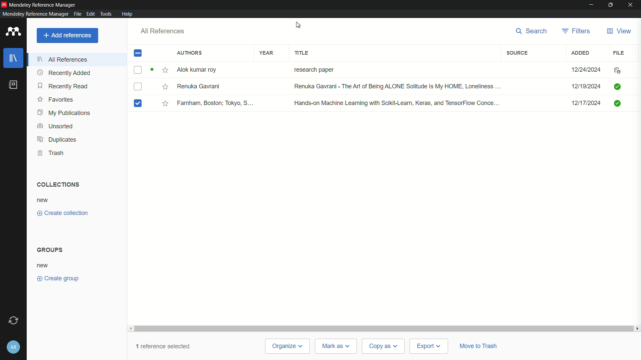  I want to click on cursor, so click(299, 25).